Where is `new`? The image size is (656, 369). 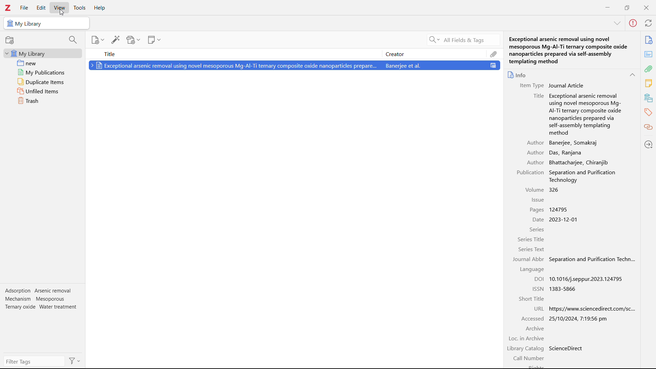
new is located at coordinates (42, 63).